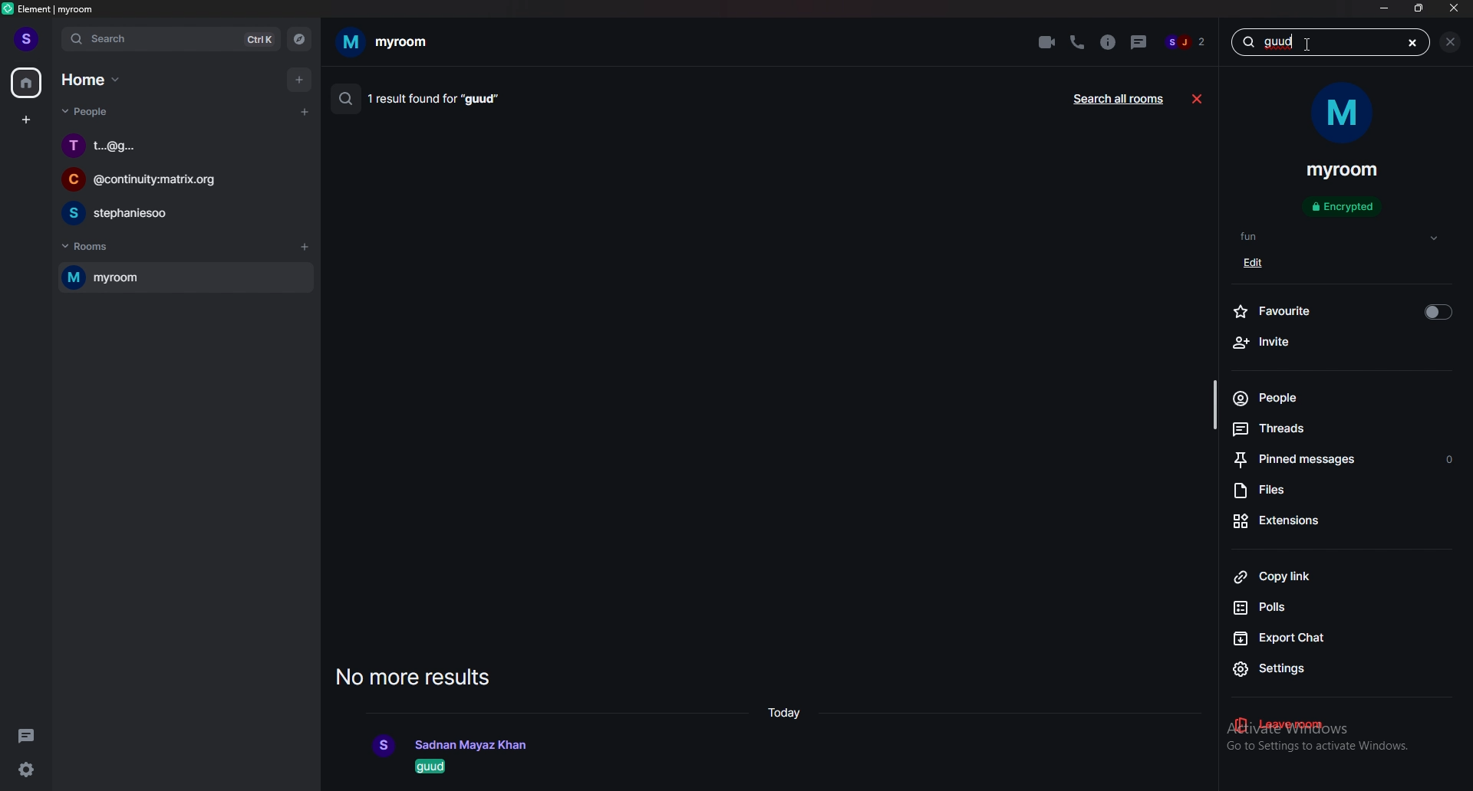 The width and height of the screenshot is (1473, 791). Describe the element at coordinates (176, 277) in the screenshot. I see `room` at that location.